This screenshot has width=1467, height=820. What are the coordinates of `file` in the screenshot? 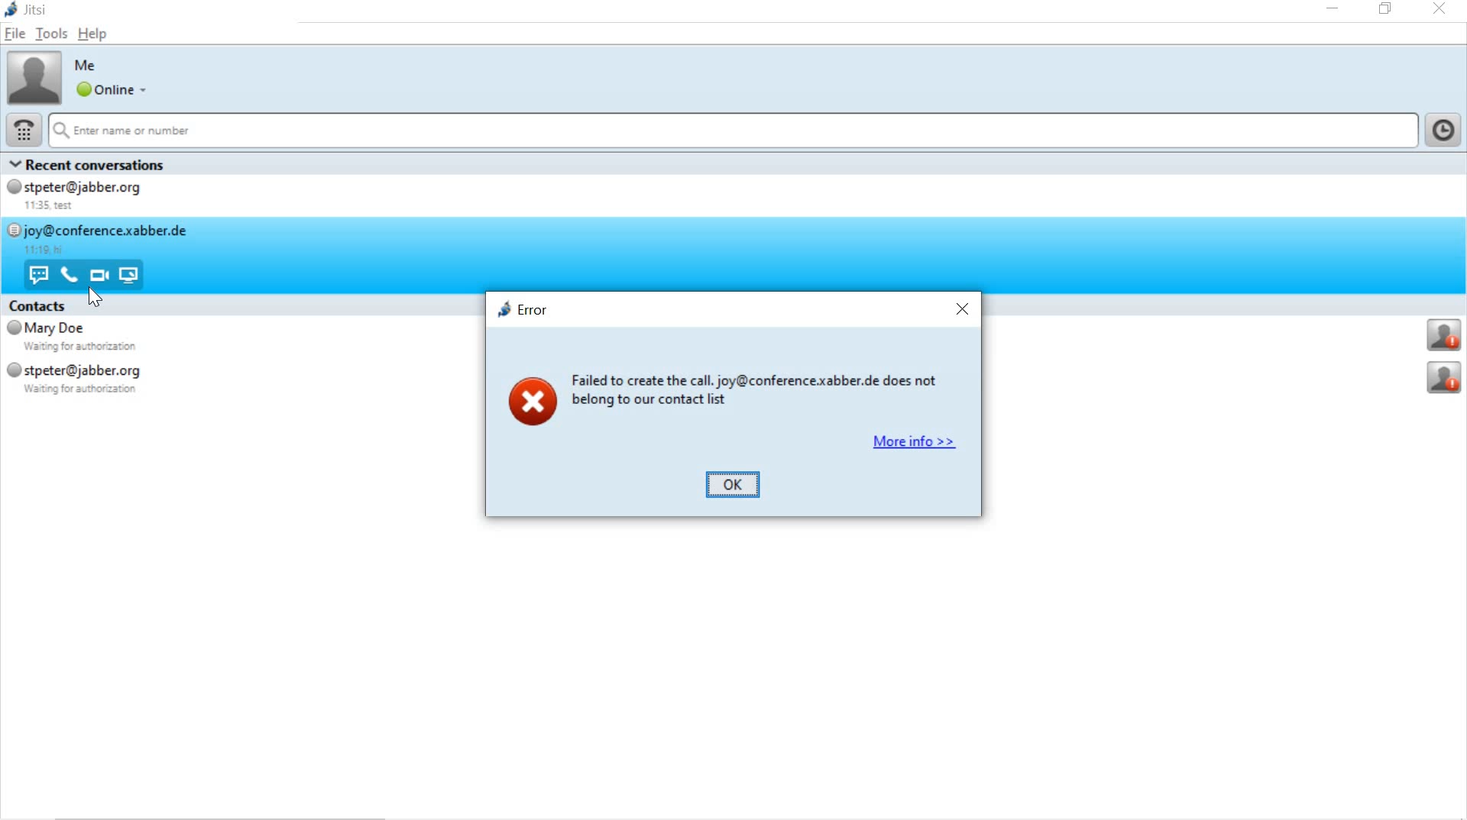 It's located at (16, 34).